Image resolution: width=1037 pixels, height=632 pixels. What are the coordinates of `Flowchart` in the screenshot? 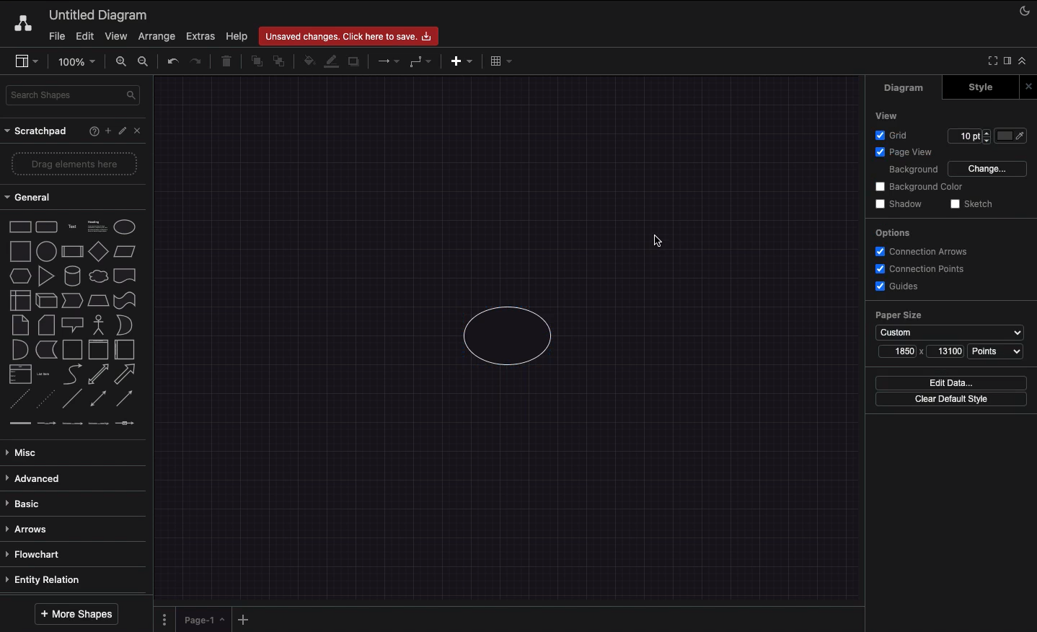 It's located at (35, 554).